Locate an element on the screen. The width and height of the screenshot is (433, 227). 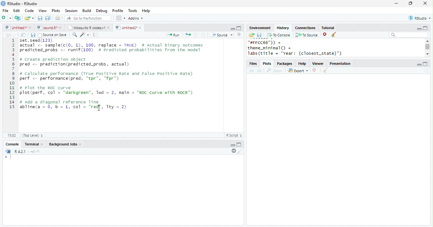
Source is located at coordinates (222, 35).